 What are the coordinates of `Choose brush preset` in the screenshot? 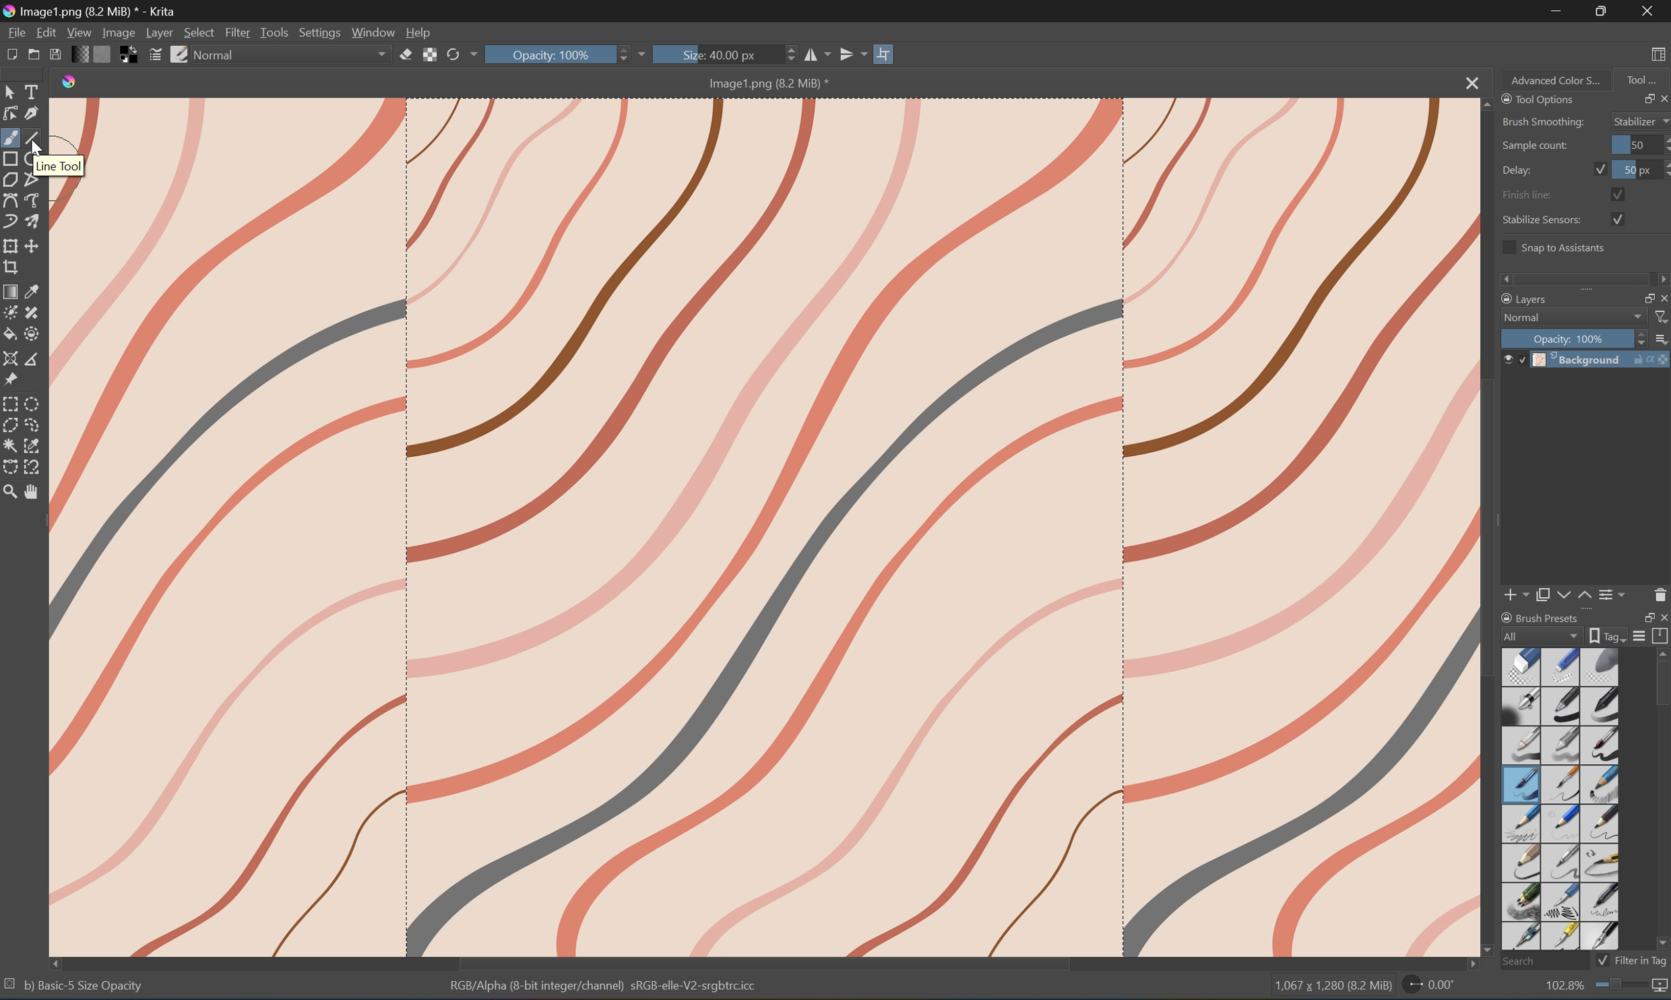 It's located at (180, 54).